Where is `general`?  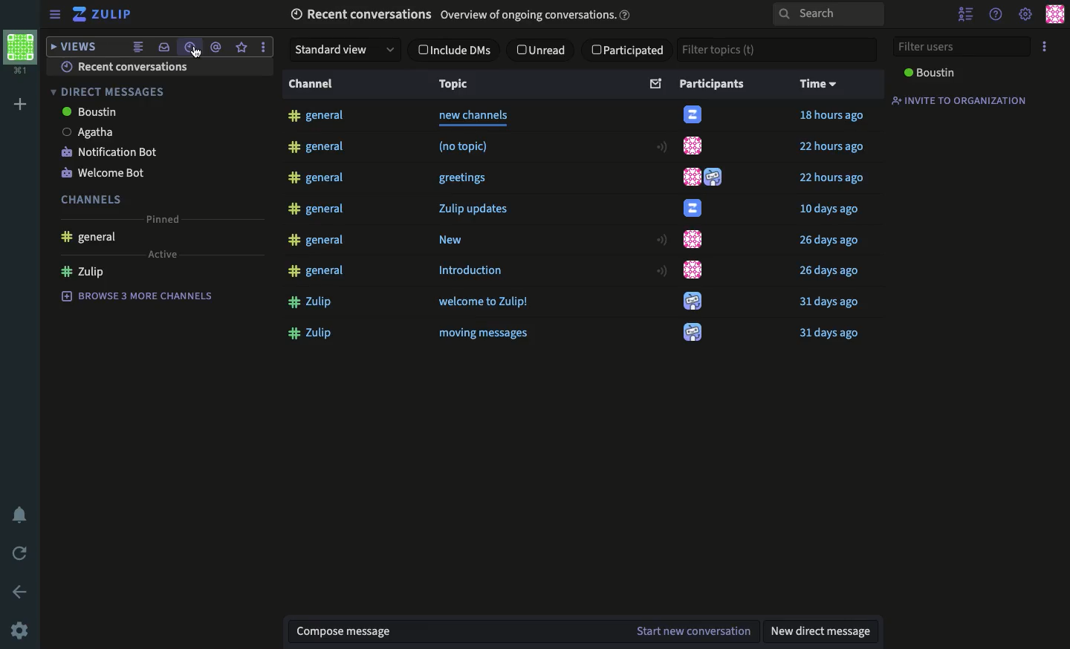
general is located at coordinates (317, 242).